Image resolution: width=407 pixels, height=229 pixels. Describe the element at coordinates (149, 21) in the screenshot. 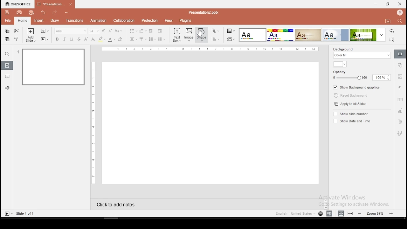

I see `protection` at that location.